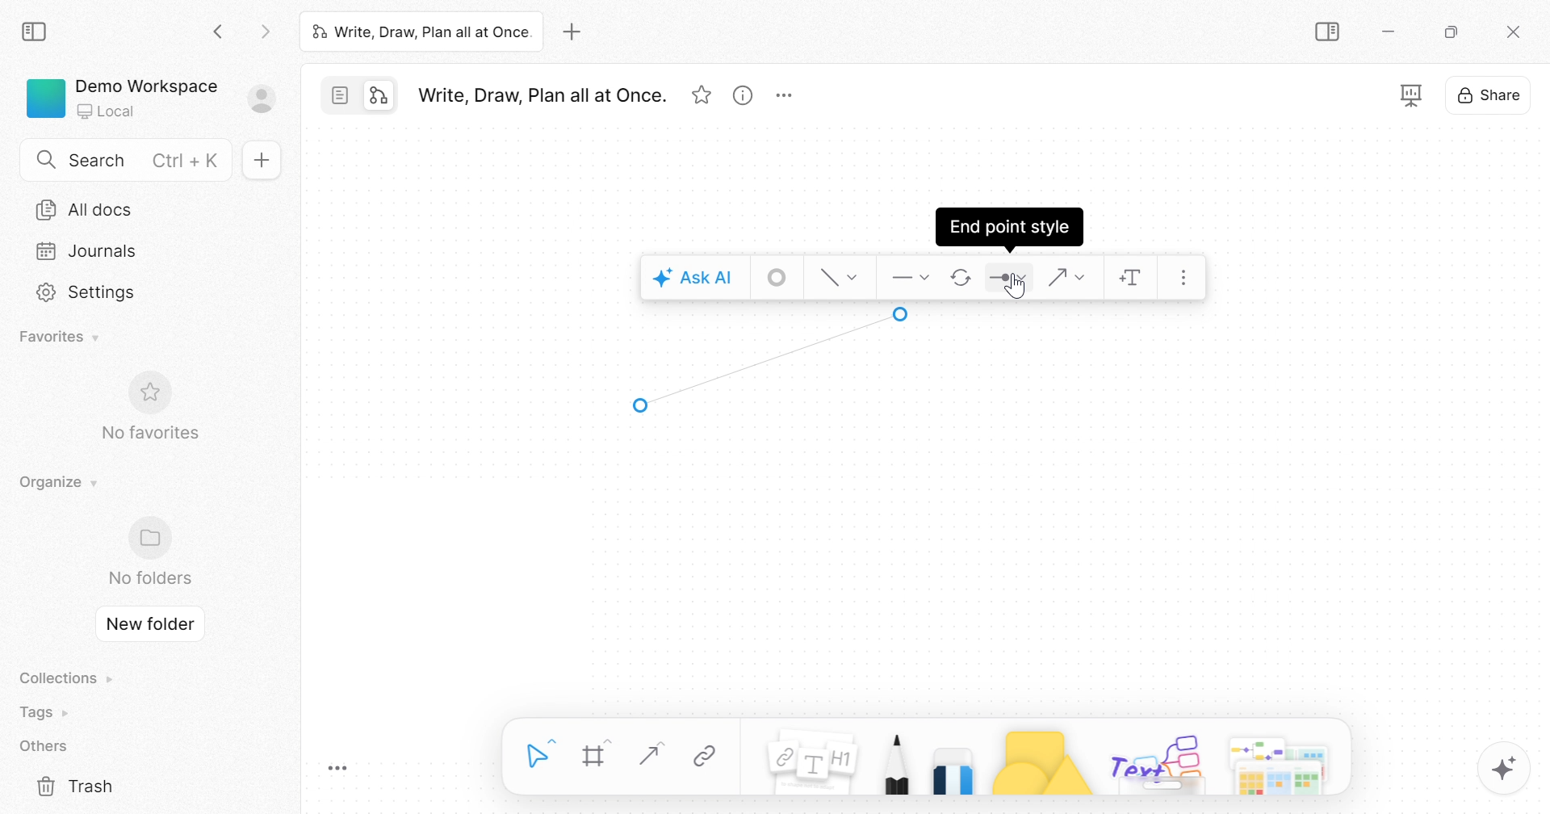 Image resolution: width=1550 pixels, height=814 pixels. What do you see at coordinates (265, 34) in the screenshot?
I see `Forward` at bounding box center [265, 34].